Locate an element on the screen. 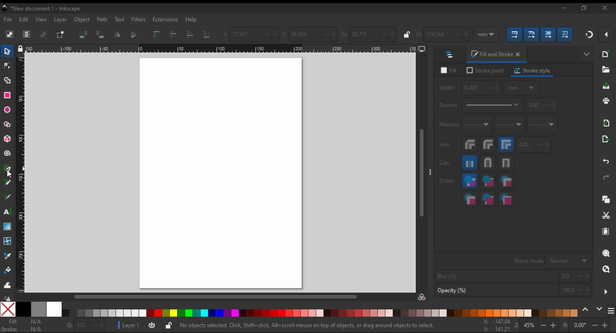 Image resolution: width=616 pixels, height=333 pixels. When scaling rectangles,  is located at coordinates (531, 35).